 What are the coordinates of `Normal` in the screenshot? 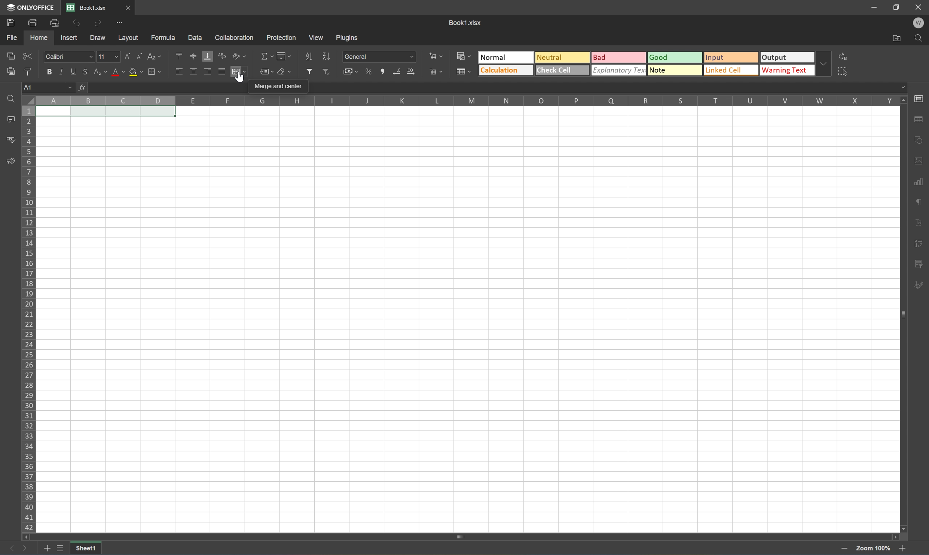 It's located at (507, 57).